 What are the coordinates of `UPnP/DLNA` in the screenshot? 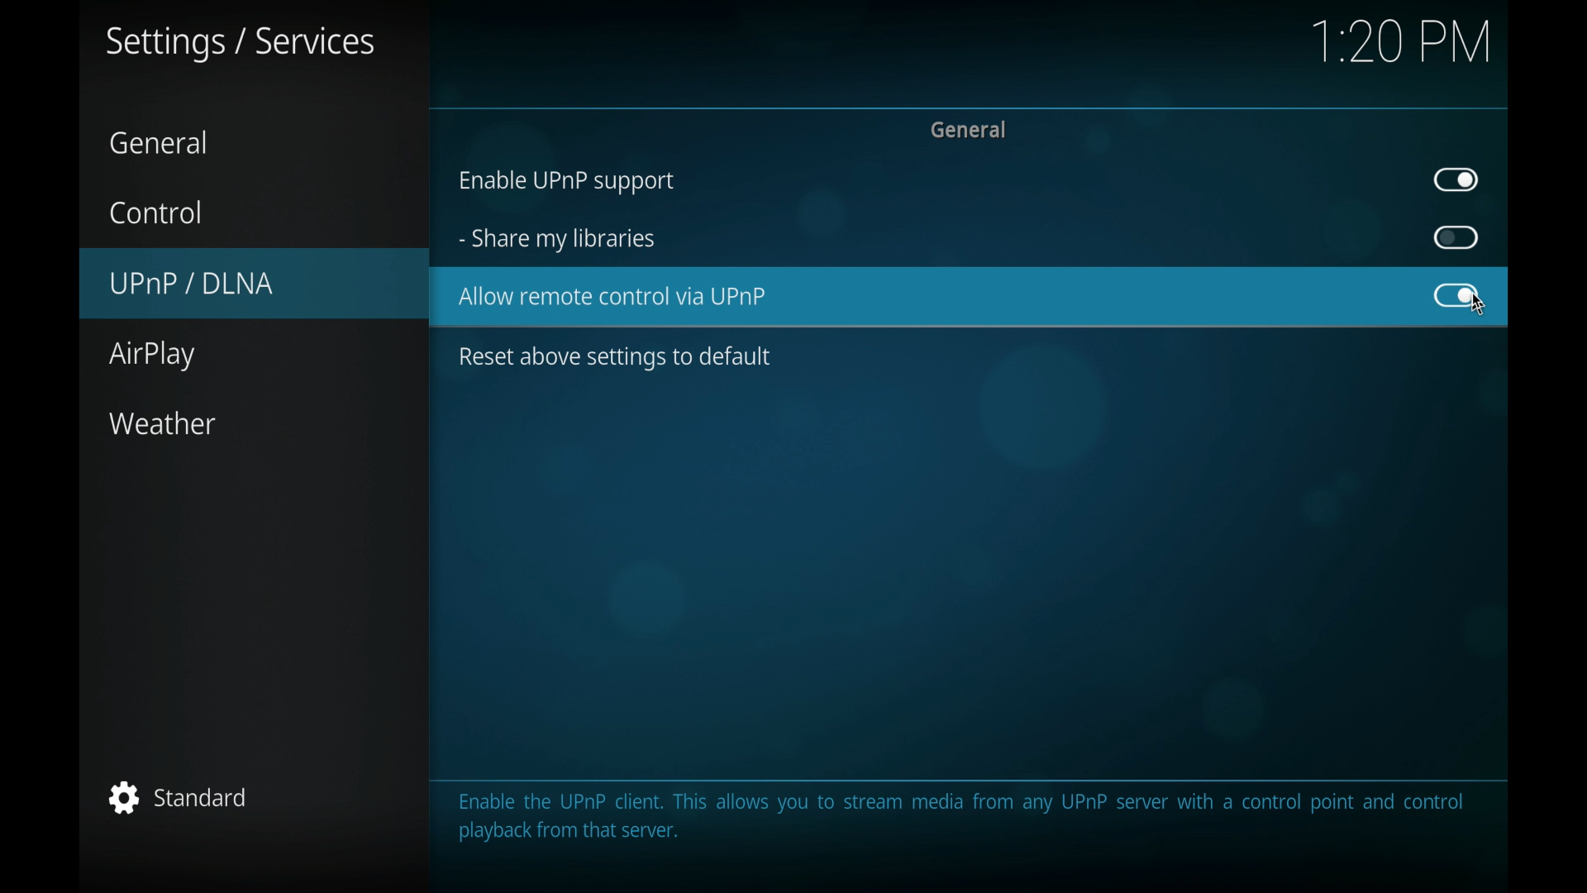 It's located at (254, 281).